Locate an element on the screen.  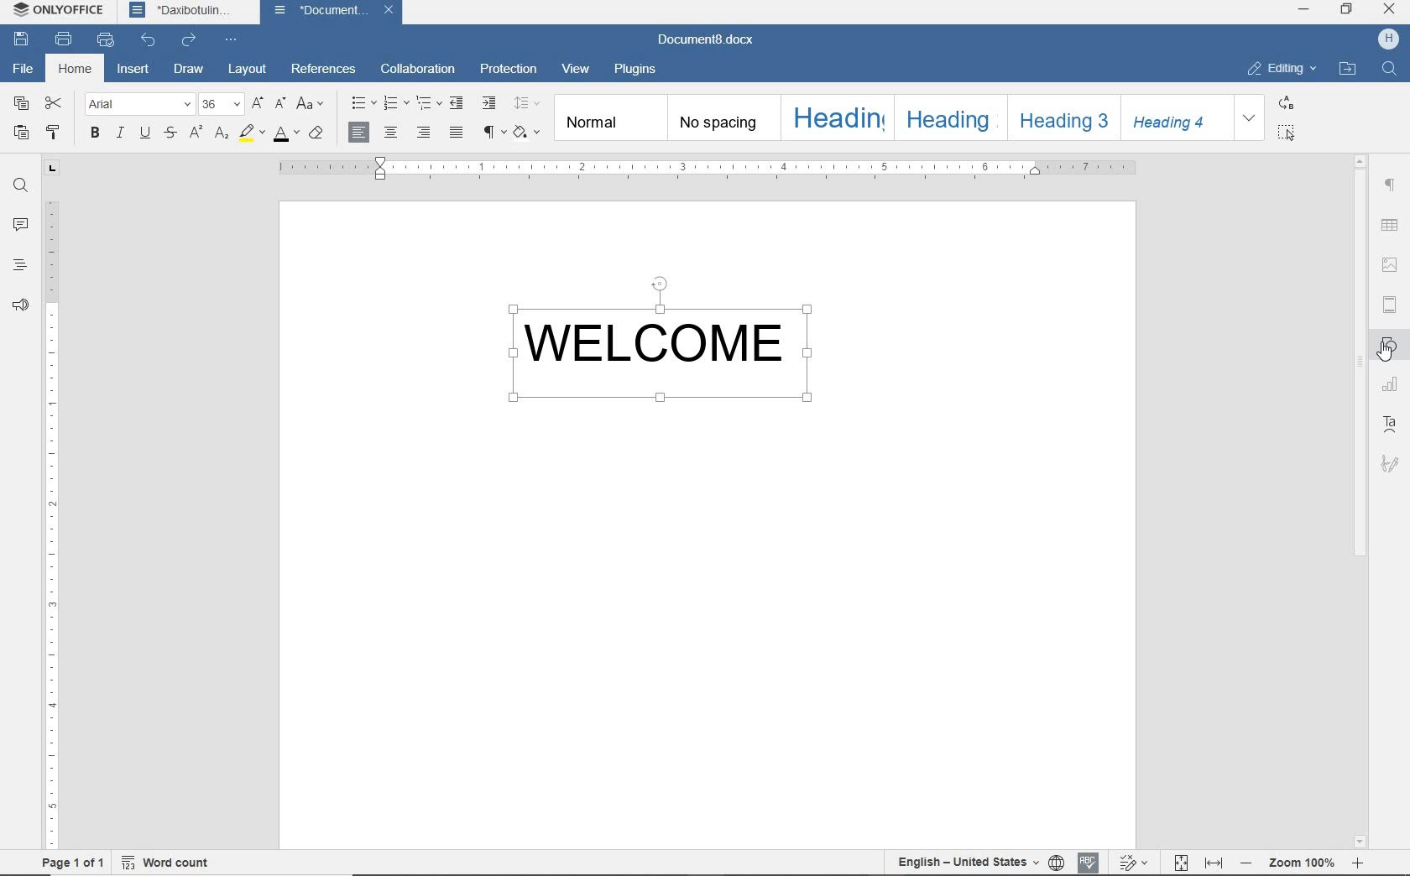
Zoom out is located at coordinates (1247, 862).